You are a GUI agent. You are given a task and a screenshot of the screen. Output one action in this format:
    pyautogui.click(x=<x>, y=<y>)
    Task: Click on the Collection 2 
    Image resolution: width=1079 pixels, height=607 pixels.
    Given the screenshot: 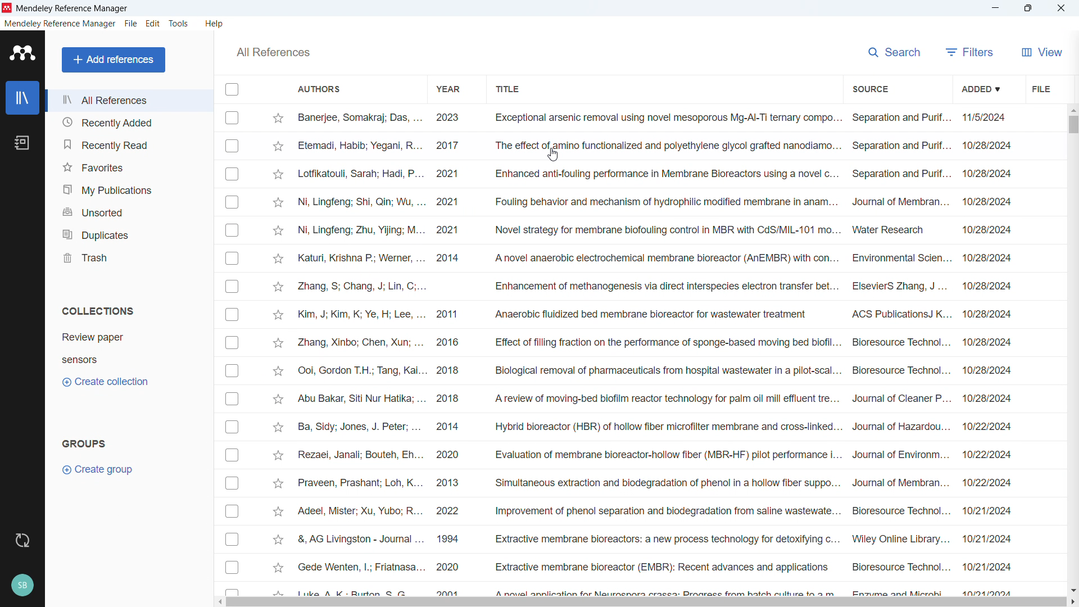 What is the action you would take?
    pyautogui.click(x=80, y=360)
    